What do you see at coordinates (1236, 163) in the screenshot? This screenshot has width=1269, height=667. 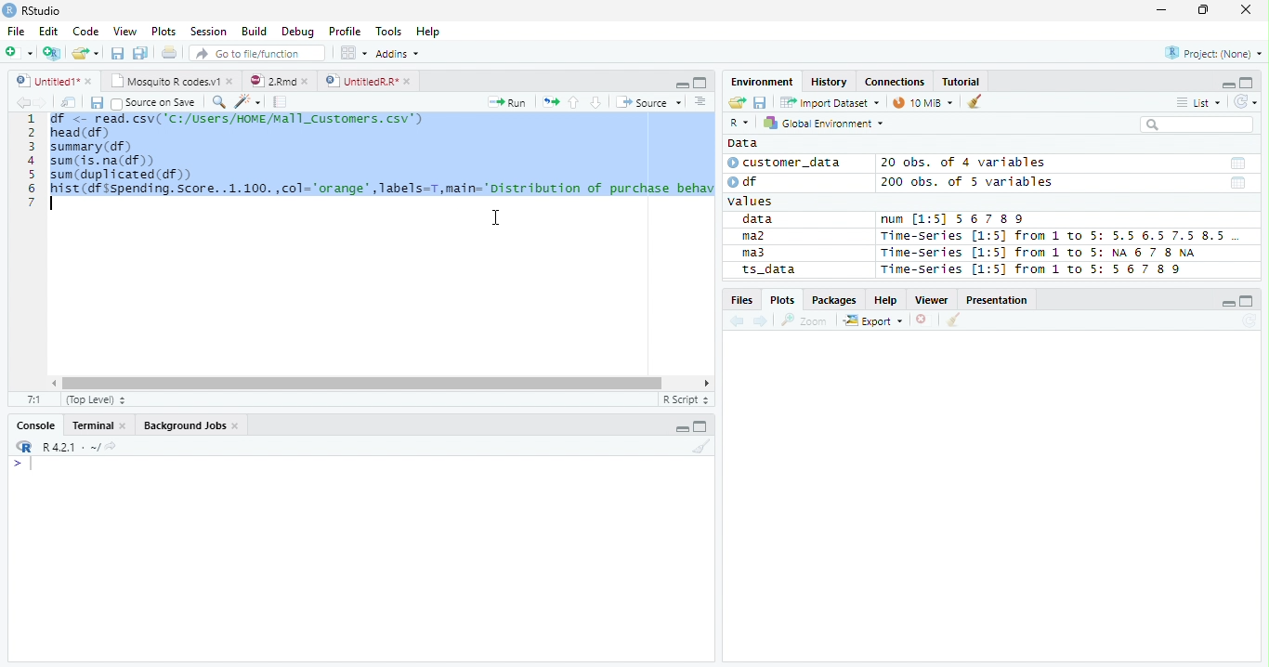 I see `Date` at bounding box center [1236, 163].